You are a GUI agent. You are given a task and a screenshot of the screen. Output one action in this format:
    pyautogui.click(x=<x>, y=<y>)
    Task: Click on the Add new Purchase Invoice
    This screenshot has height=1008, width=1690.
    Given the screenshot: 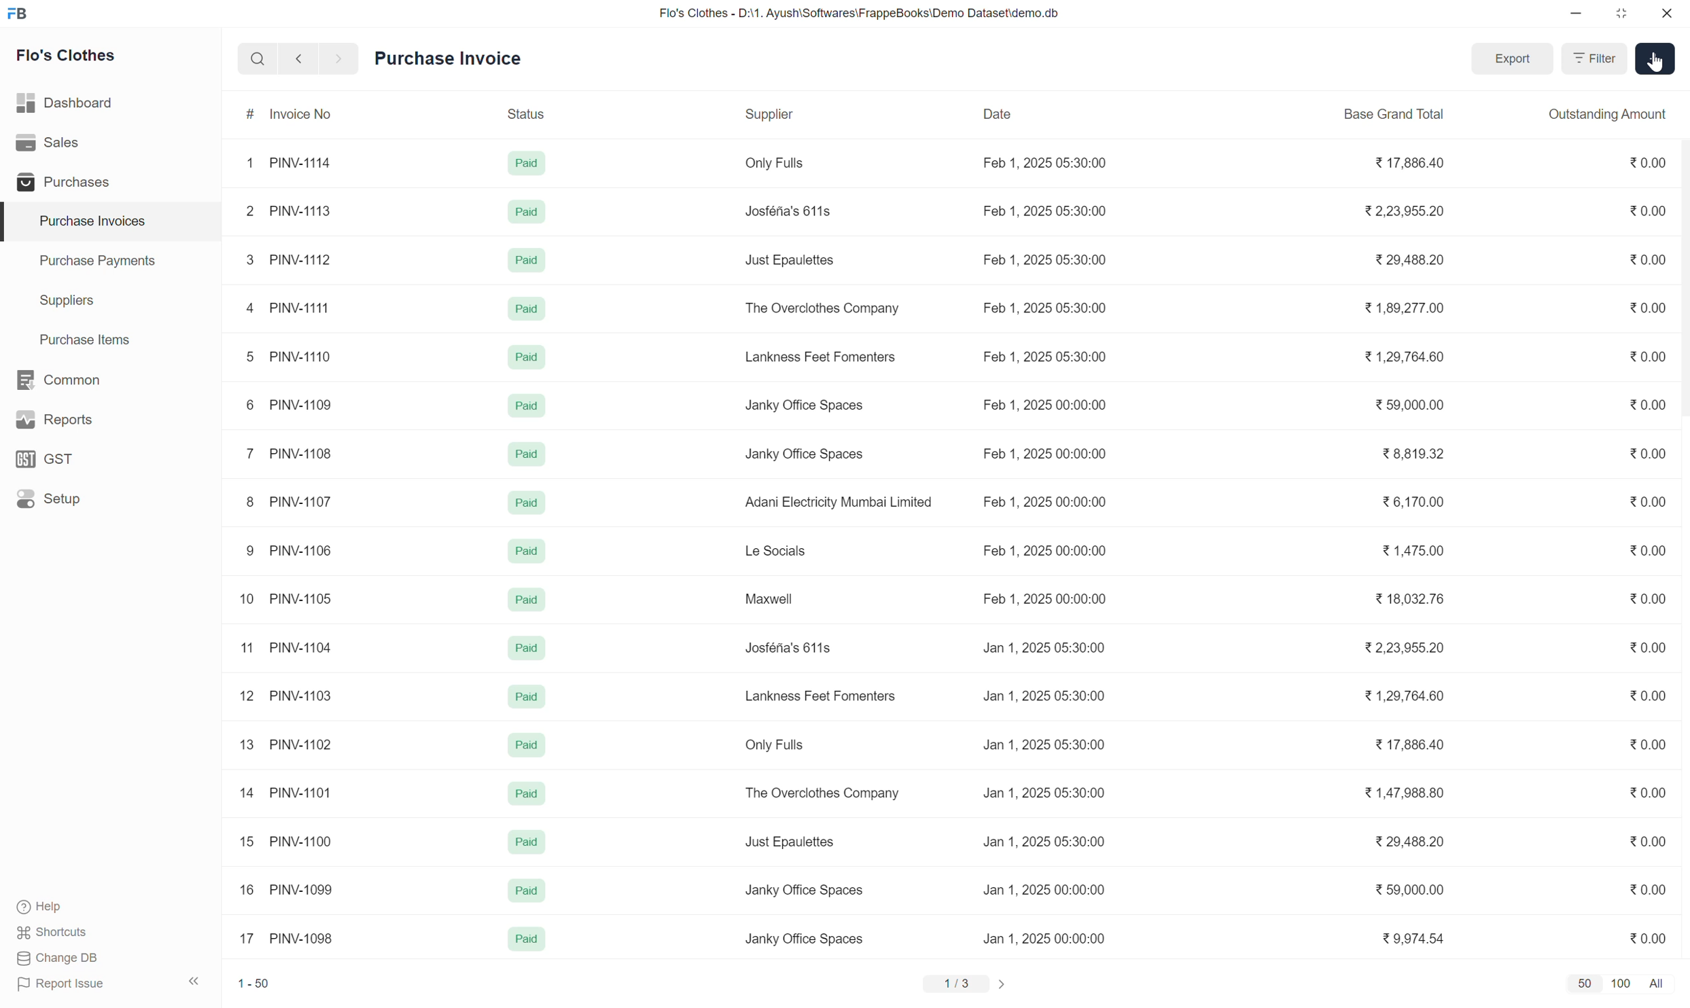 What is the action you would take?
    pyautogui.click(x=1655, y=58)
    